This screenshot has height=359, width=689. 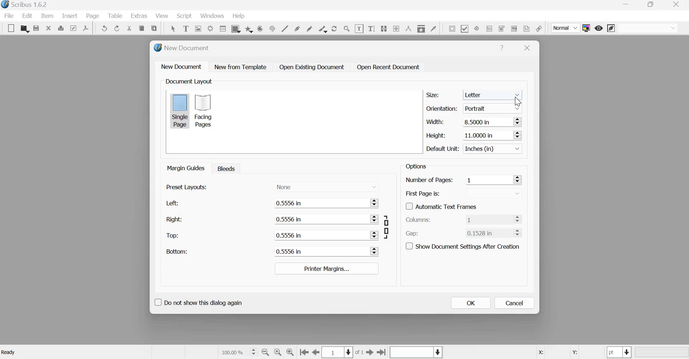 What do you see at coordinates (611, 29) in the screenshot?
I see `edit in preview mode` at bounding box center [611, 29].